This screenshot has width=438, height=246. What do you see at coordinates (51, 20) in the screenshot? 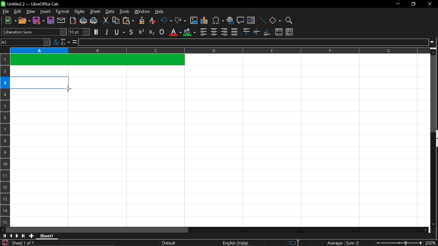
I see `save as` at bounding box center [51, 20].